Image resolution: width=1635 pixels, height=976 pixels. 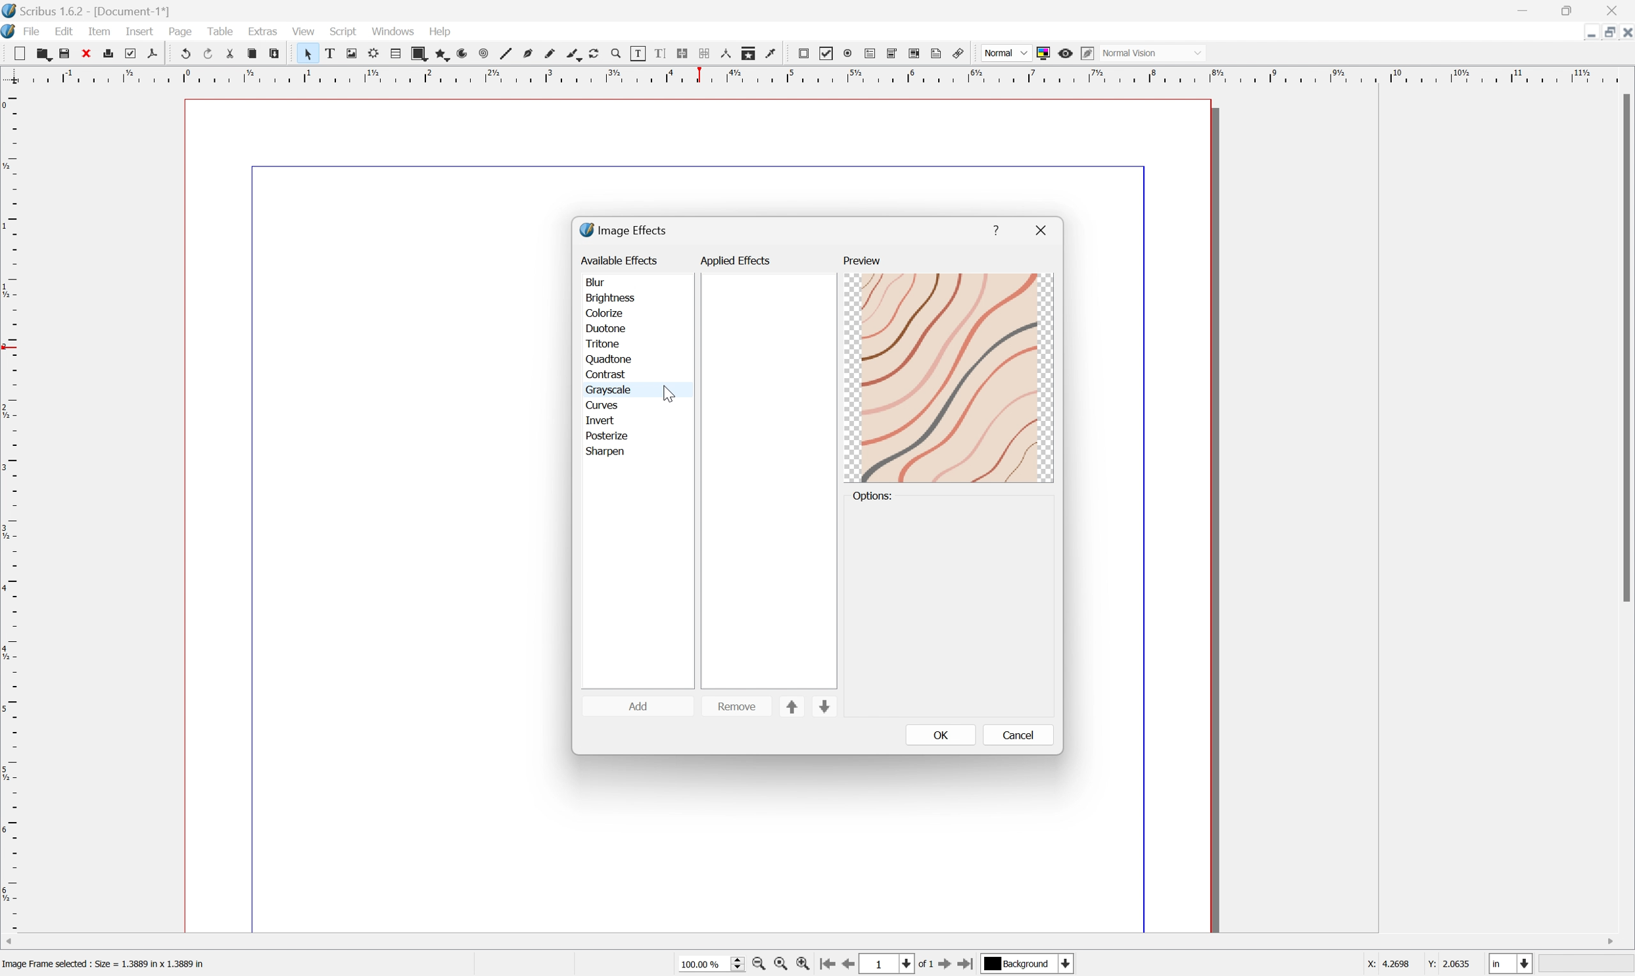 I want to click on Freehand line, so click(x=554, y=55).